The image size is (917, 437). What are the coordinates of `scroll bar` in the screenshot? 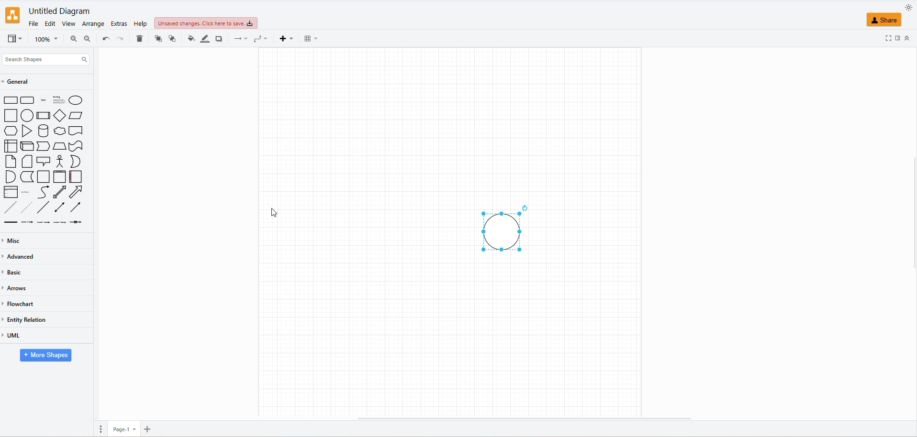 It's located at (527, 418).